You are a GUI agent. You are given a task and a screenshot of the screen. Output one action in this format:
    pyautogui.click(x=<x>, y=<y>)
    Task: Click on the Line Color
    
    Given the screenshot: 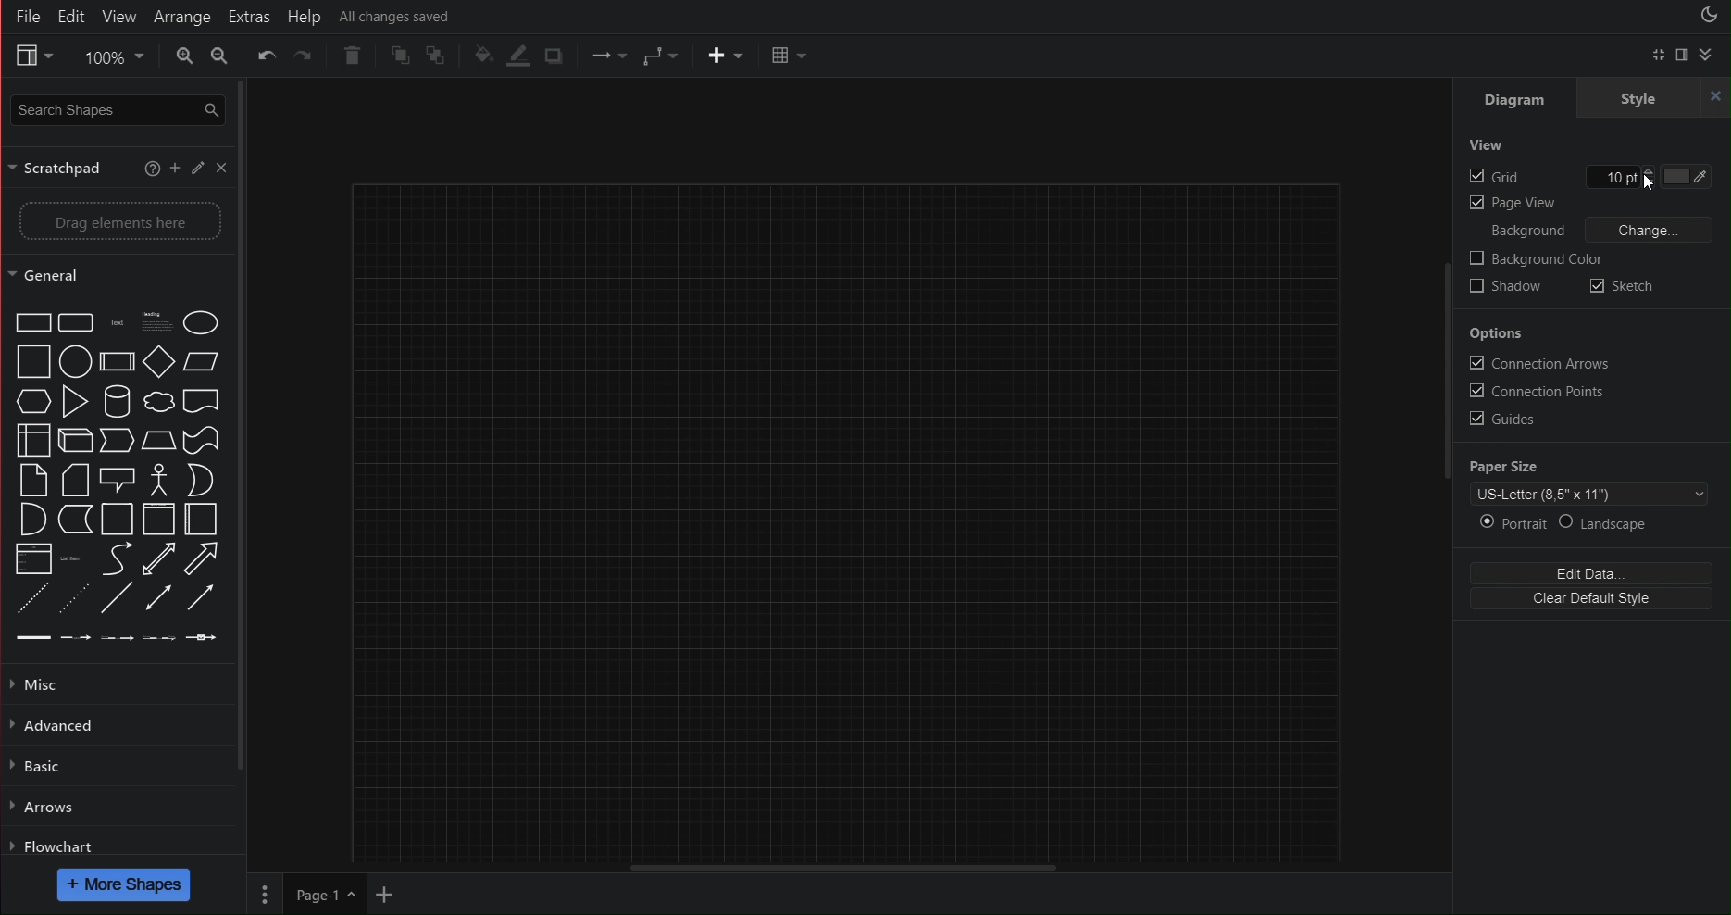 What is the action you would take?
    pyautogui.click(x=518, y=54)
    